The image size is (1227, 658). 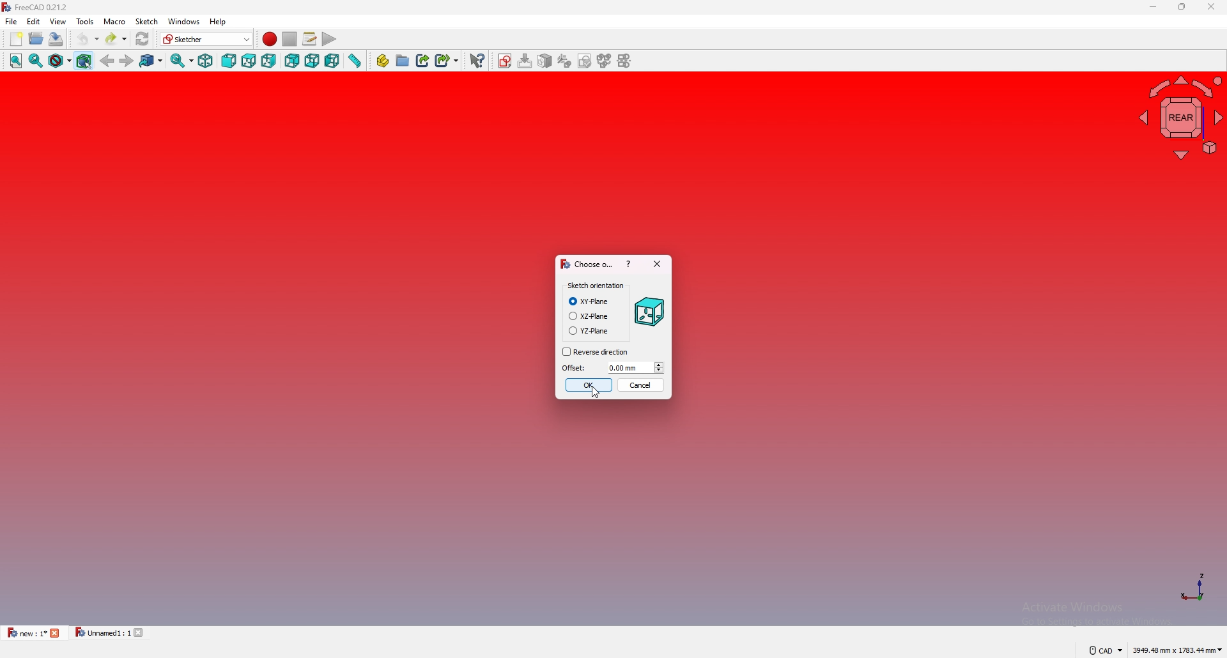 I want to click on stop macro, so click(x=290, y=39).